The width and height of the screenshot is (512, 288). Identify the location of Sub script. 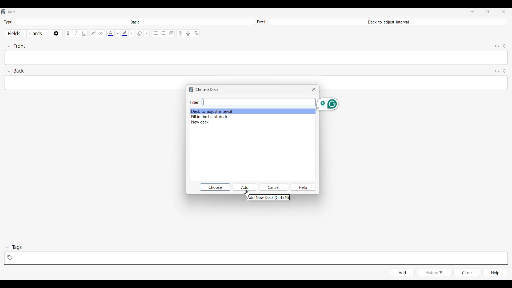
(101, 33).